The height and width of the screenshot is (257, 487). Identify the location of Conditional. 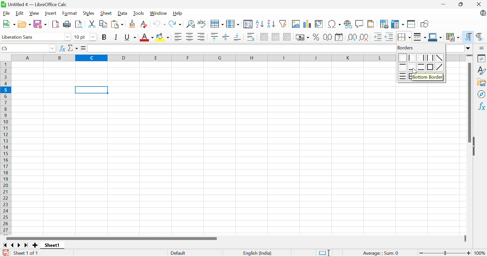
(453, 37).